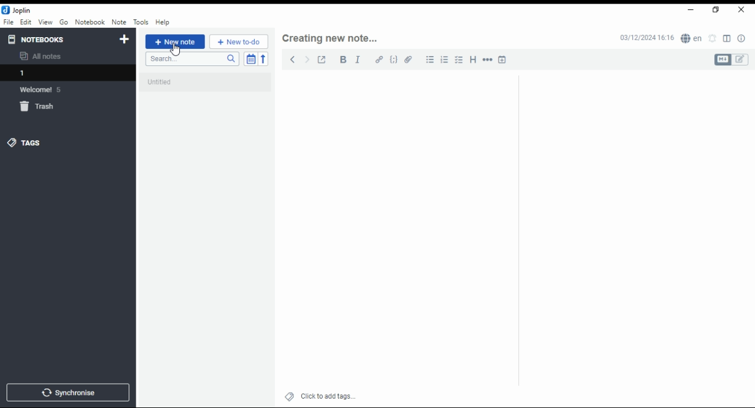 The width and height of the screenshot is (755, 408). Describe the element at coordinates (175, 42) in the screenshot. I see `new note` at that location.